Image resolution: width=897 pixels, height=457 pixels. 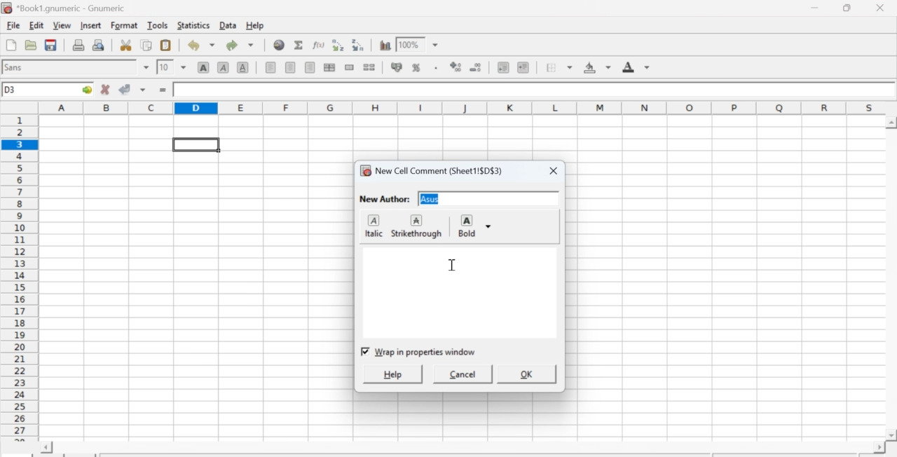 What do you see at coordinates (881, 8) in the screenshot?
I see `Close` at bounding box center [881, 8].